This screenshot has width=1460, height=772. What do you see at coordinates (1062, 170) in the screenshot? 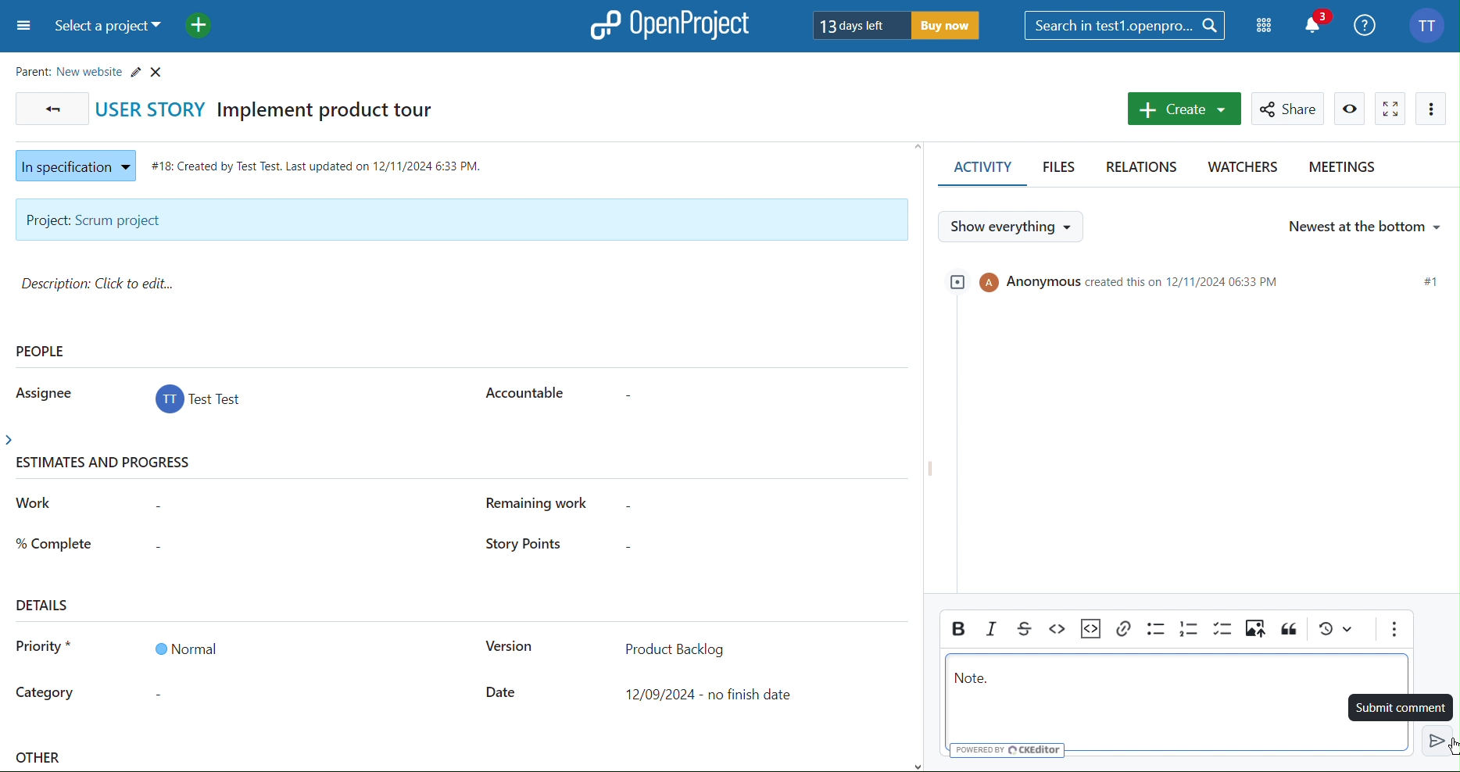
I see `Files` at bounding box center [1062, 170].